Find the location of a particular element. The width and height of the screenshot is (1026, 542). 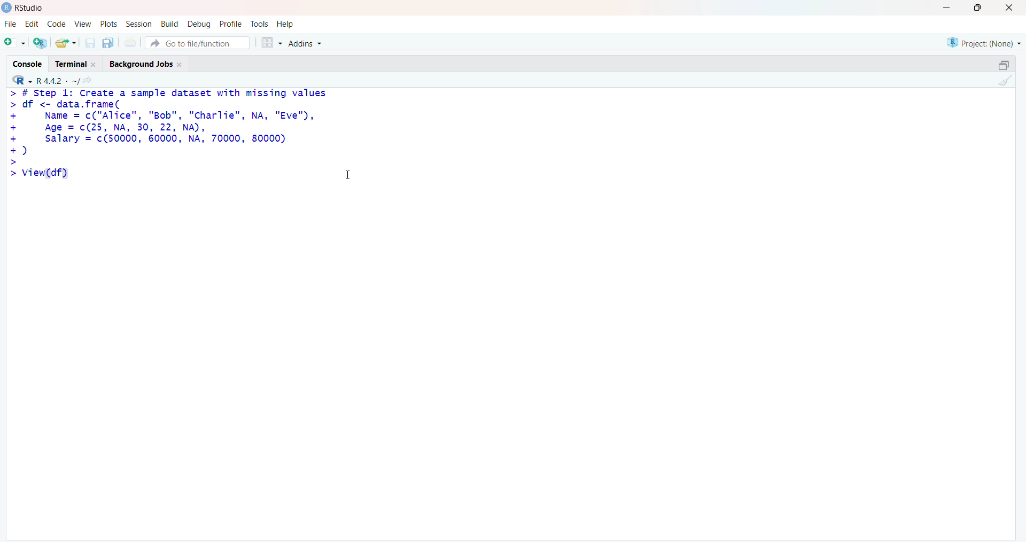

Background Jobs is located at coordinates (149, 63).